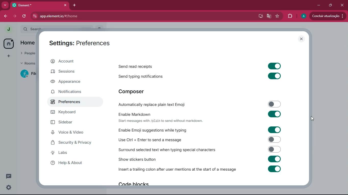 Image resolution: width=348 pixels, height=195 pixels. Describe the element at coordinates (82, 42) in the screenshot. I see `settings:preferences` at that location.